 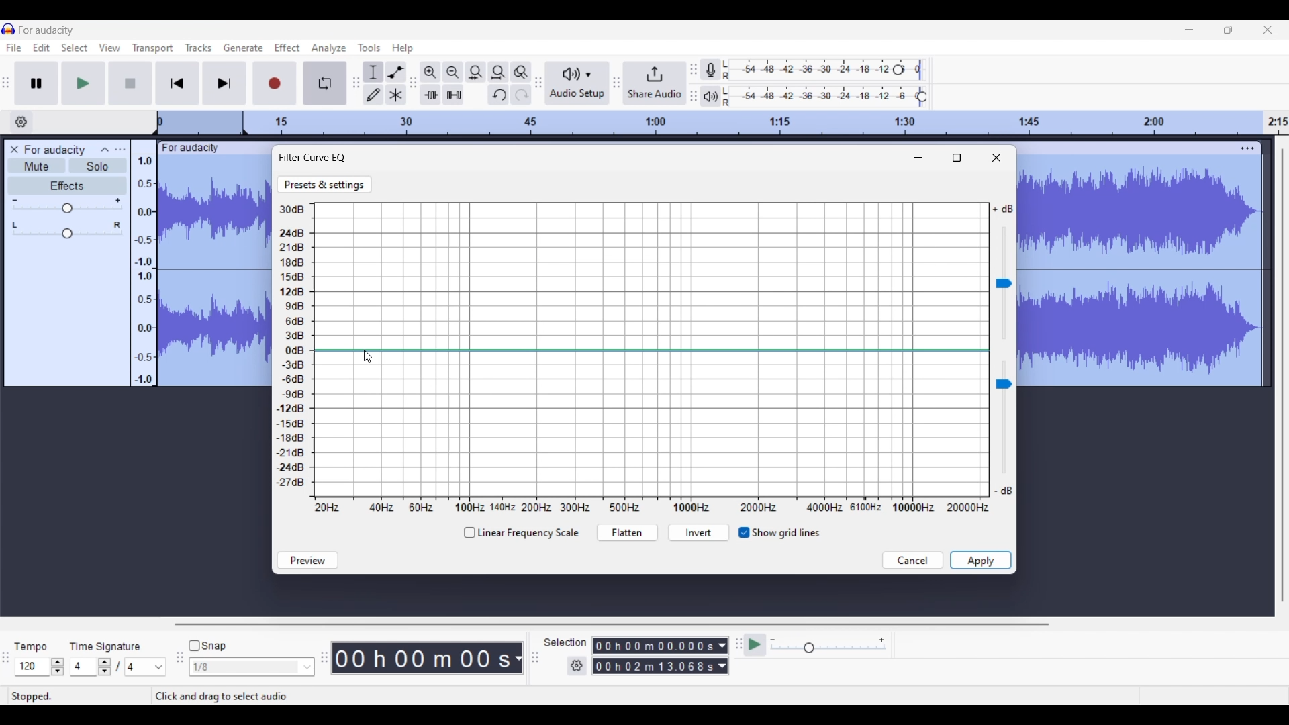 What do you see at coordinates (328, 48) in the screenshot?
I see `Analyze menu` at bounding box center [328, 48].